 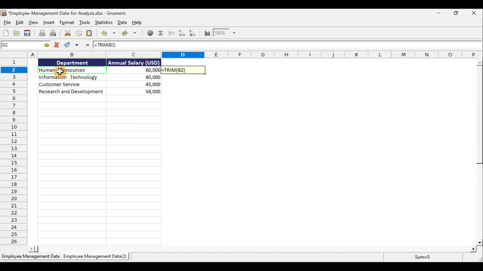 What do you see at coordinates (33, 23) in the screenshot?
I see `View` at bounding box center [33, 23].